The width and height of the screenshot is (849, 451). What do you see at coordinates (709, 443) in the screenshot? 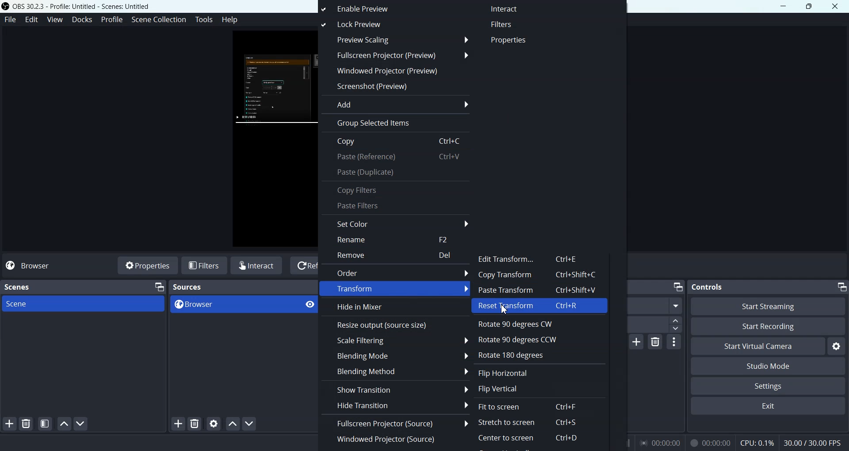
I see `00:00:00` at bounding box center [709, 443].